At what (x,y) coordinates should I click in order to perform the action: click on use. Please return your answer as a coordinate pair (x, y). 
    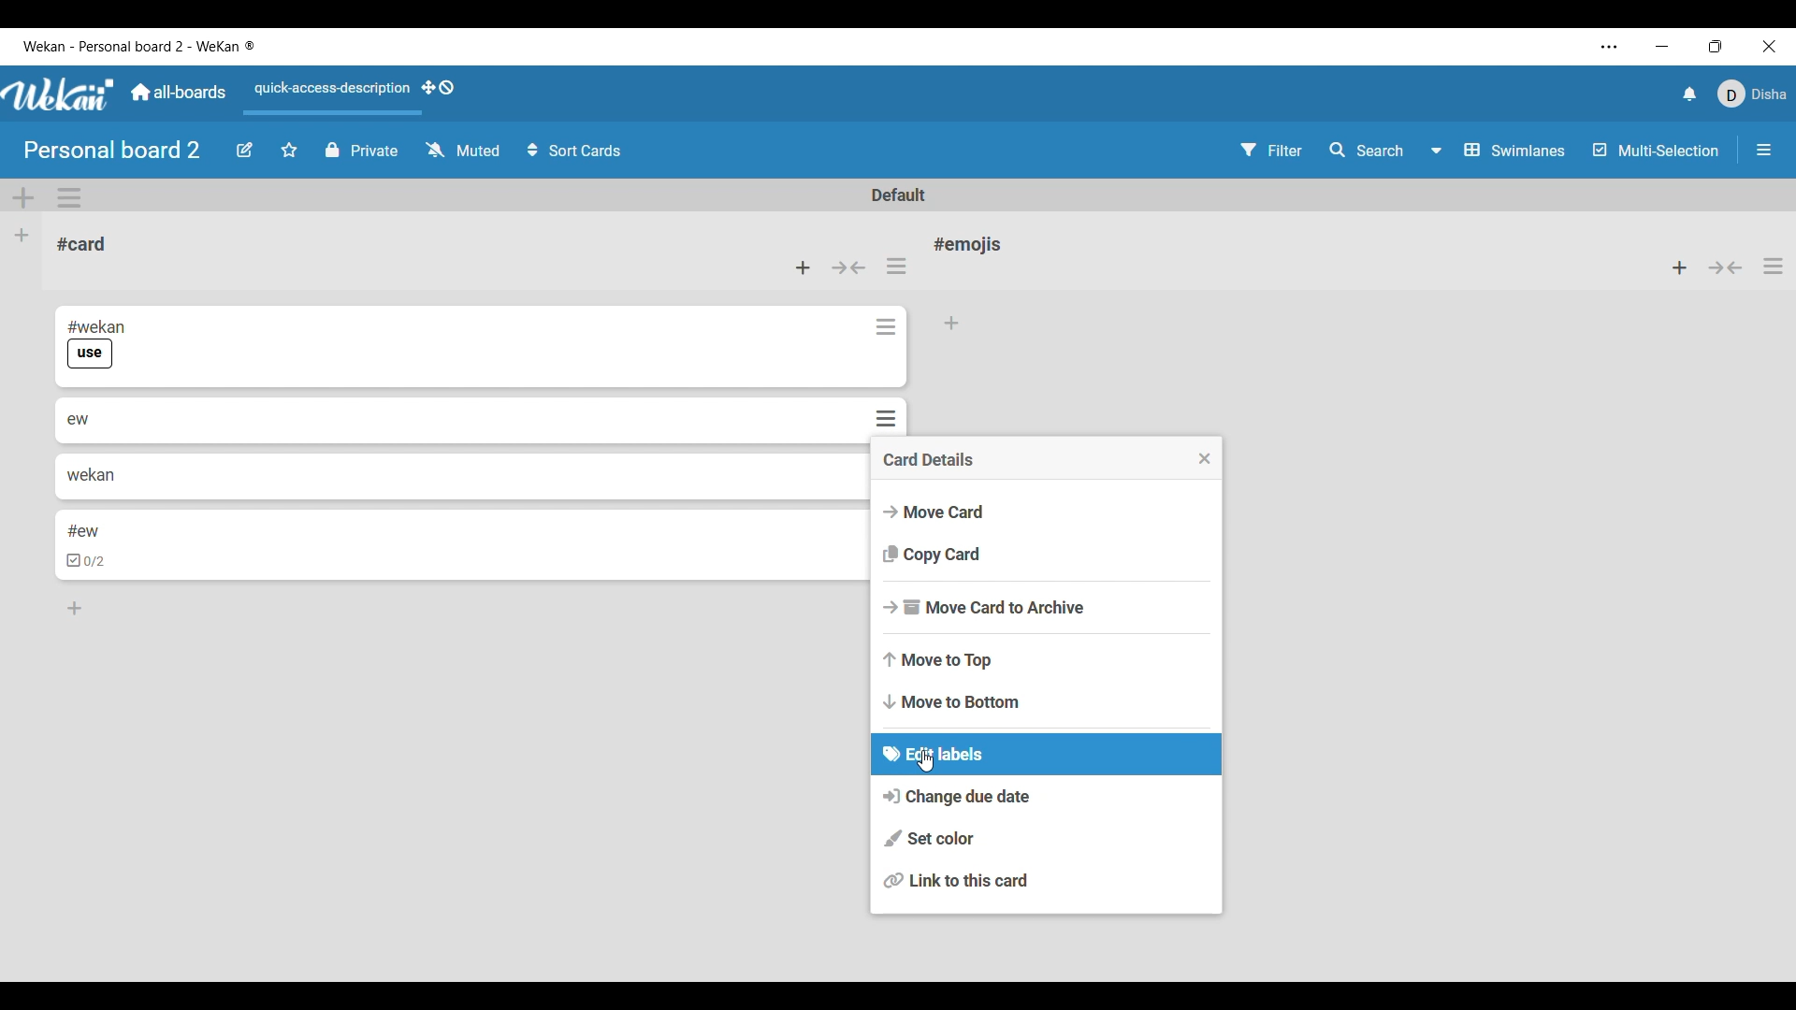
    Looking at the image, I should click on (90, 354).